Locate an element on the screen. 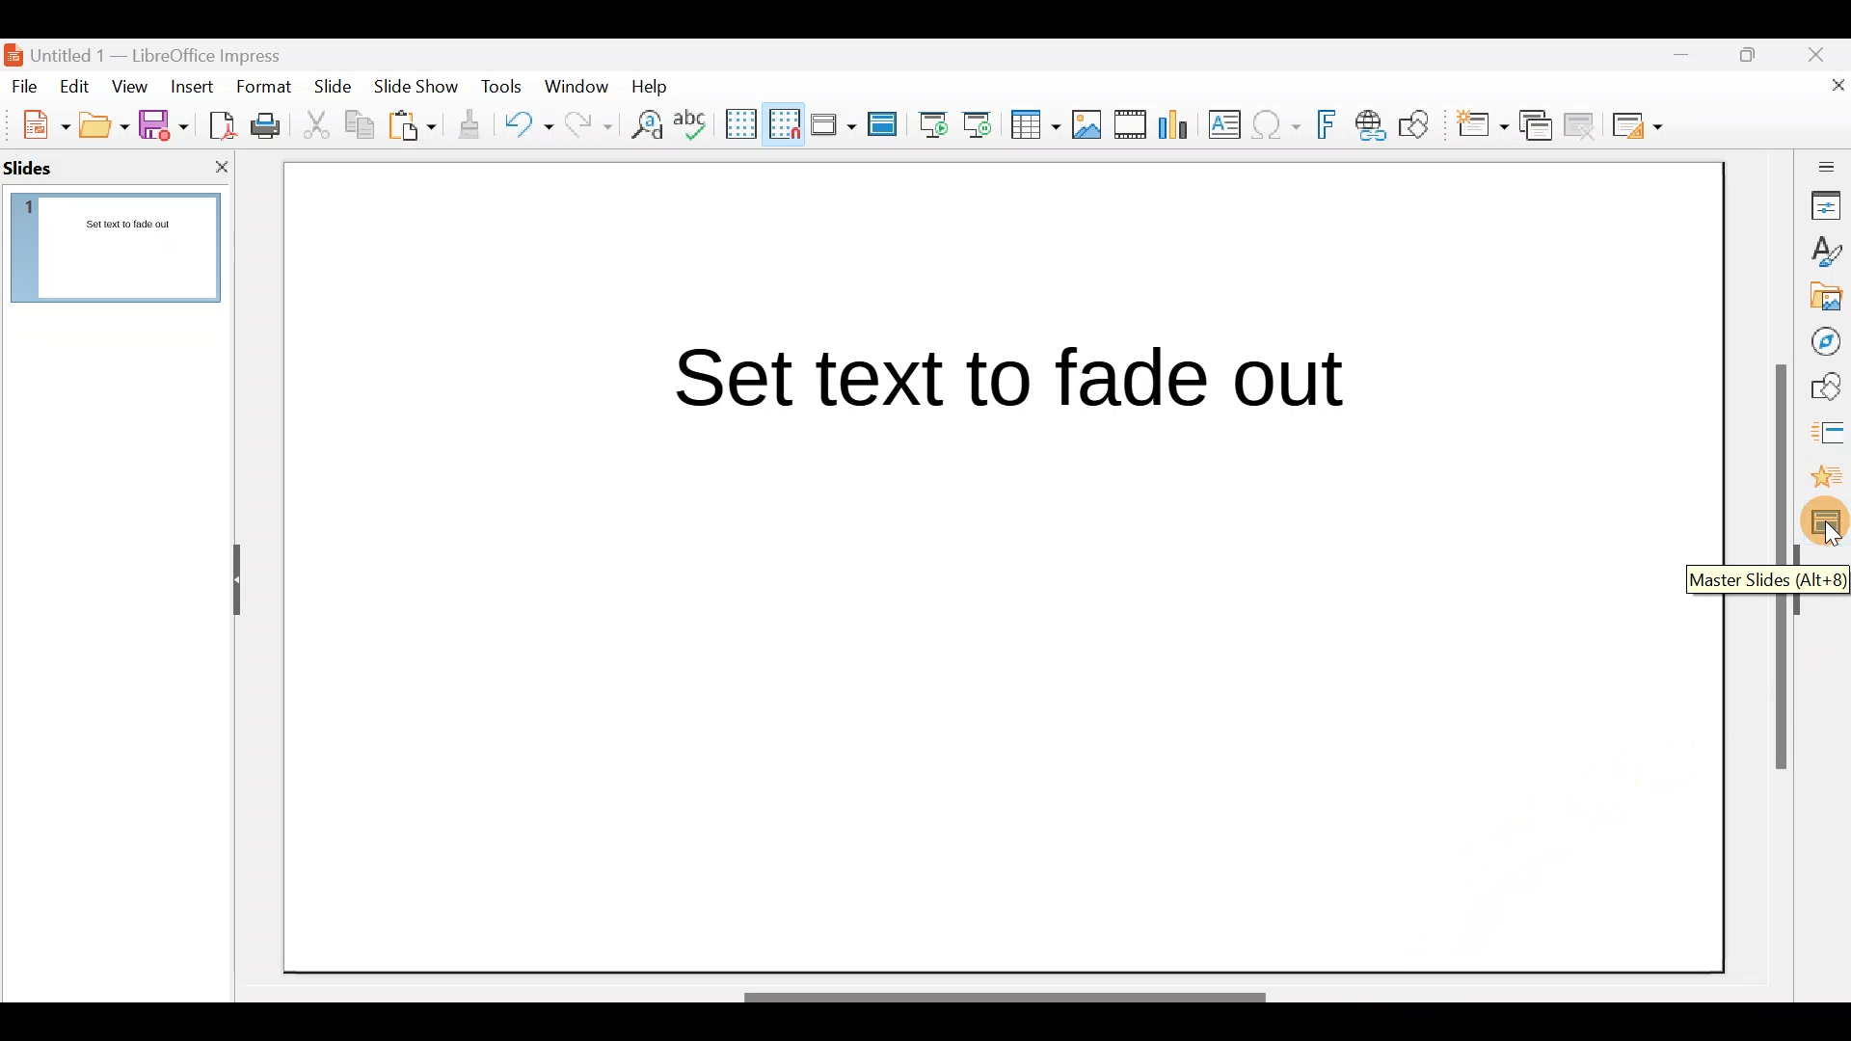  Gallery is located at coordinates (1828, 300).